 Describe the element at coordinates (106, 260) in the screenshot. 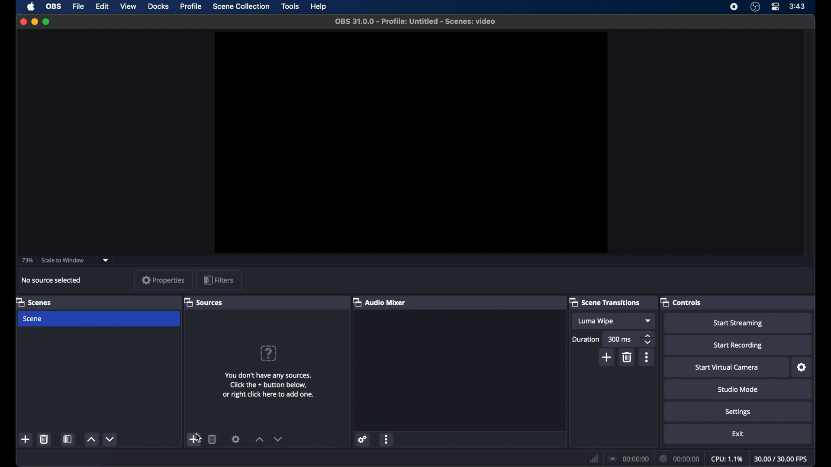

I see `dropdown` at that location.